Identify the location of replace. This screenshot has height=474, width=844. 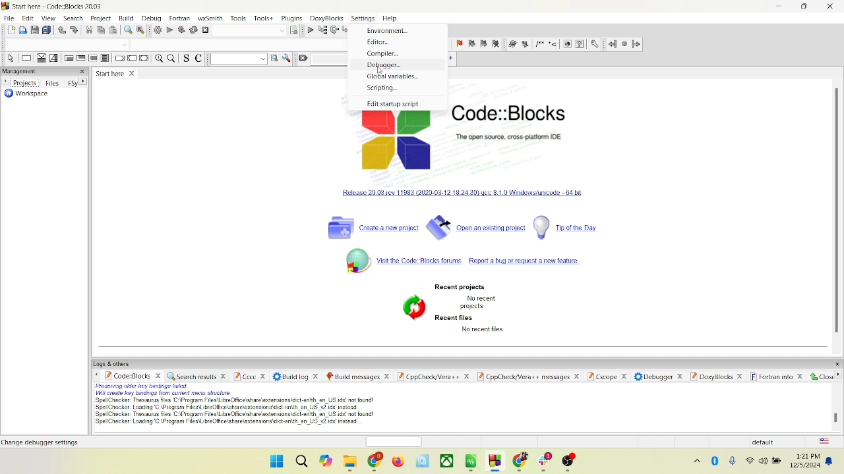
(140, 30).